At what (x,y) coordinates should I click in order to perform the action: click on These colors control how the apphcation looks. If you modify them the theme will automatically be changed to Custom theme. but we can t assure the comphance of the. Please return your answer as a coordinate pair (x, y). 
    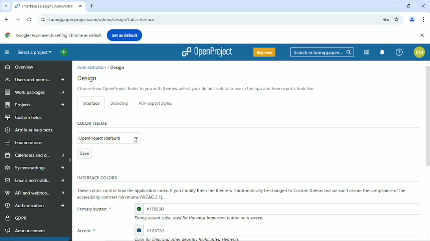
    Looking at the image, I should click on (243, 190).